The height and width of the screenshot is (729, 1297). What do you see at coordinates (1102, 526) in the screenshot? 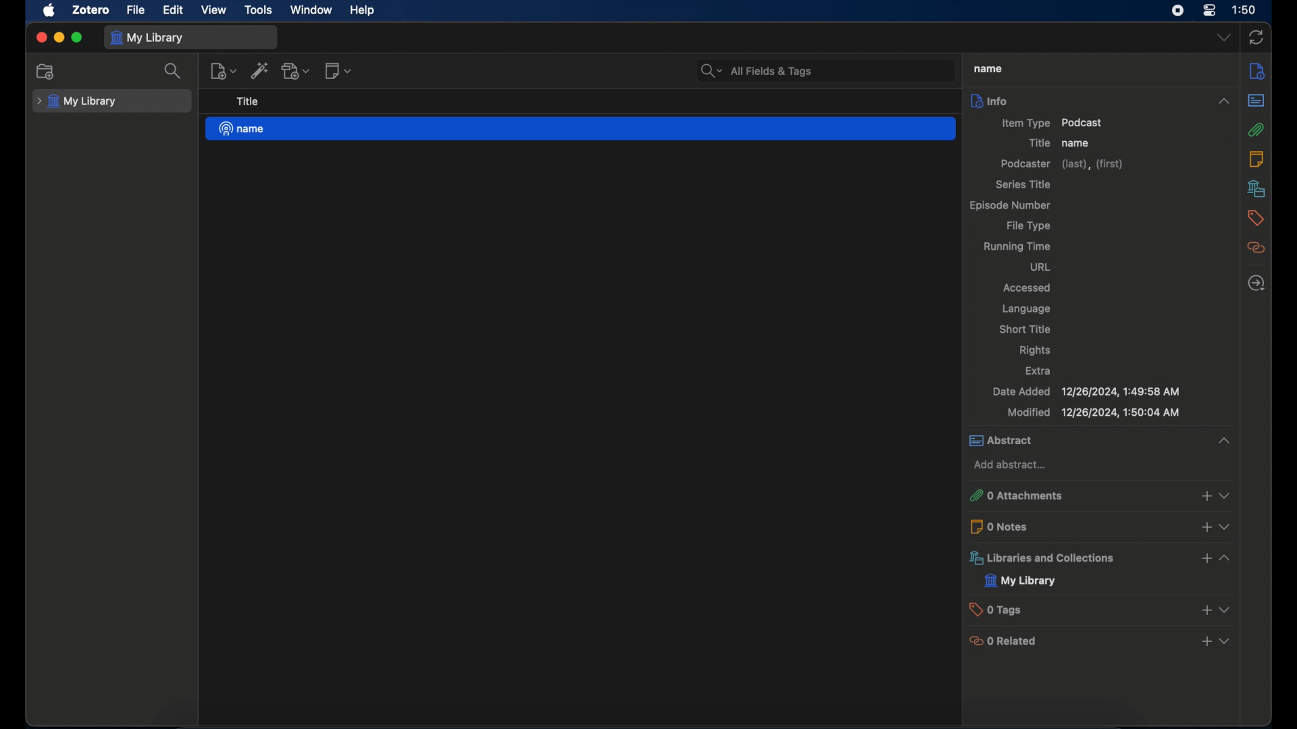
I see `0 notes` at bounding box center [1102, 526].